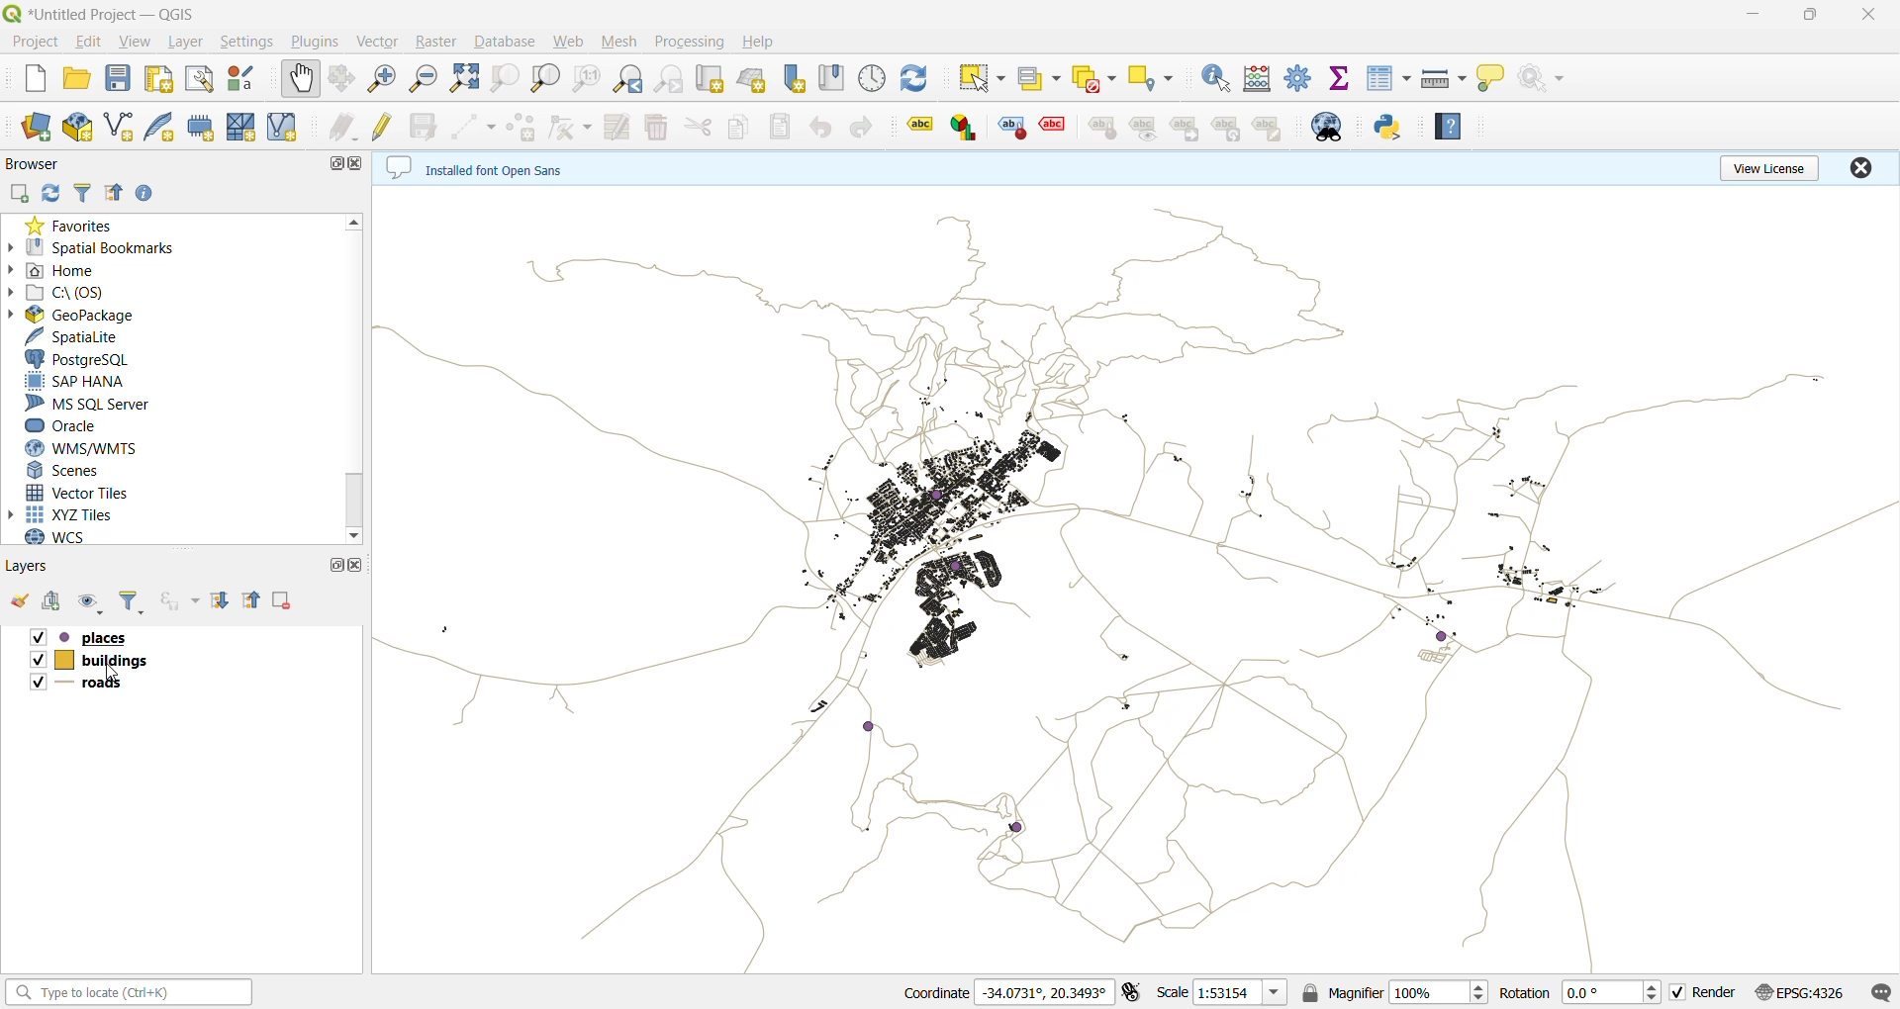  What do you see at coordinates (314, 40) in the screenshot?
I see `plugins` at bounding box center [314, 40].